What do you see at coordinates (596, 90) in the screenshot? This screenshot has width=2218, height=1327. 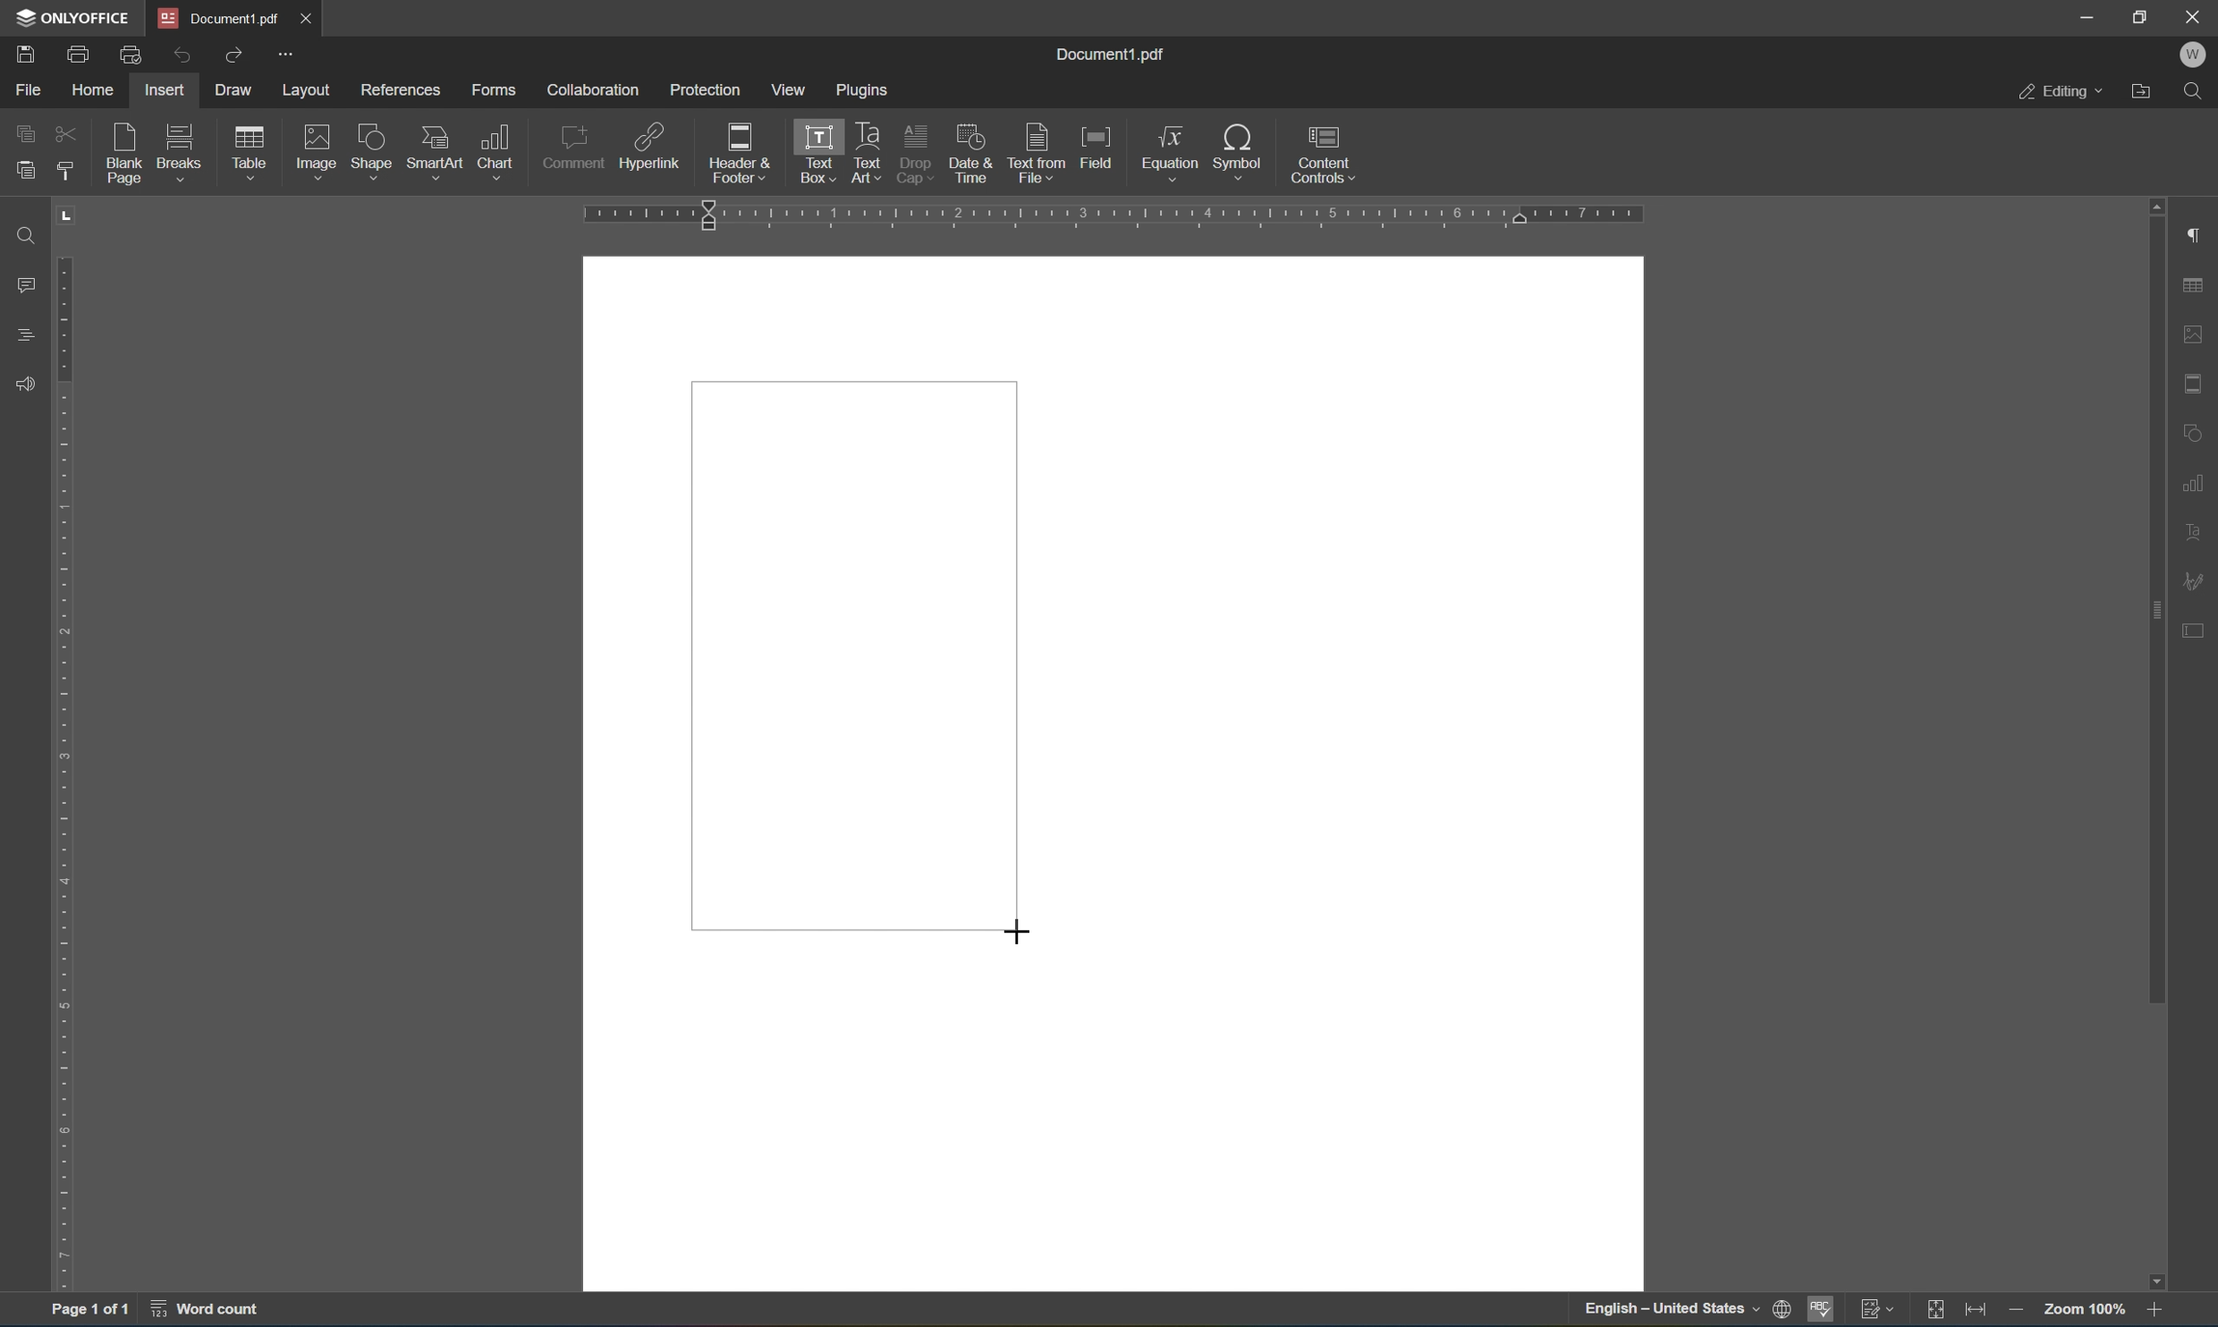 I see `collaboration` at bounding box center [596, 90].